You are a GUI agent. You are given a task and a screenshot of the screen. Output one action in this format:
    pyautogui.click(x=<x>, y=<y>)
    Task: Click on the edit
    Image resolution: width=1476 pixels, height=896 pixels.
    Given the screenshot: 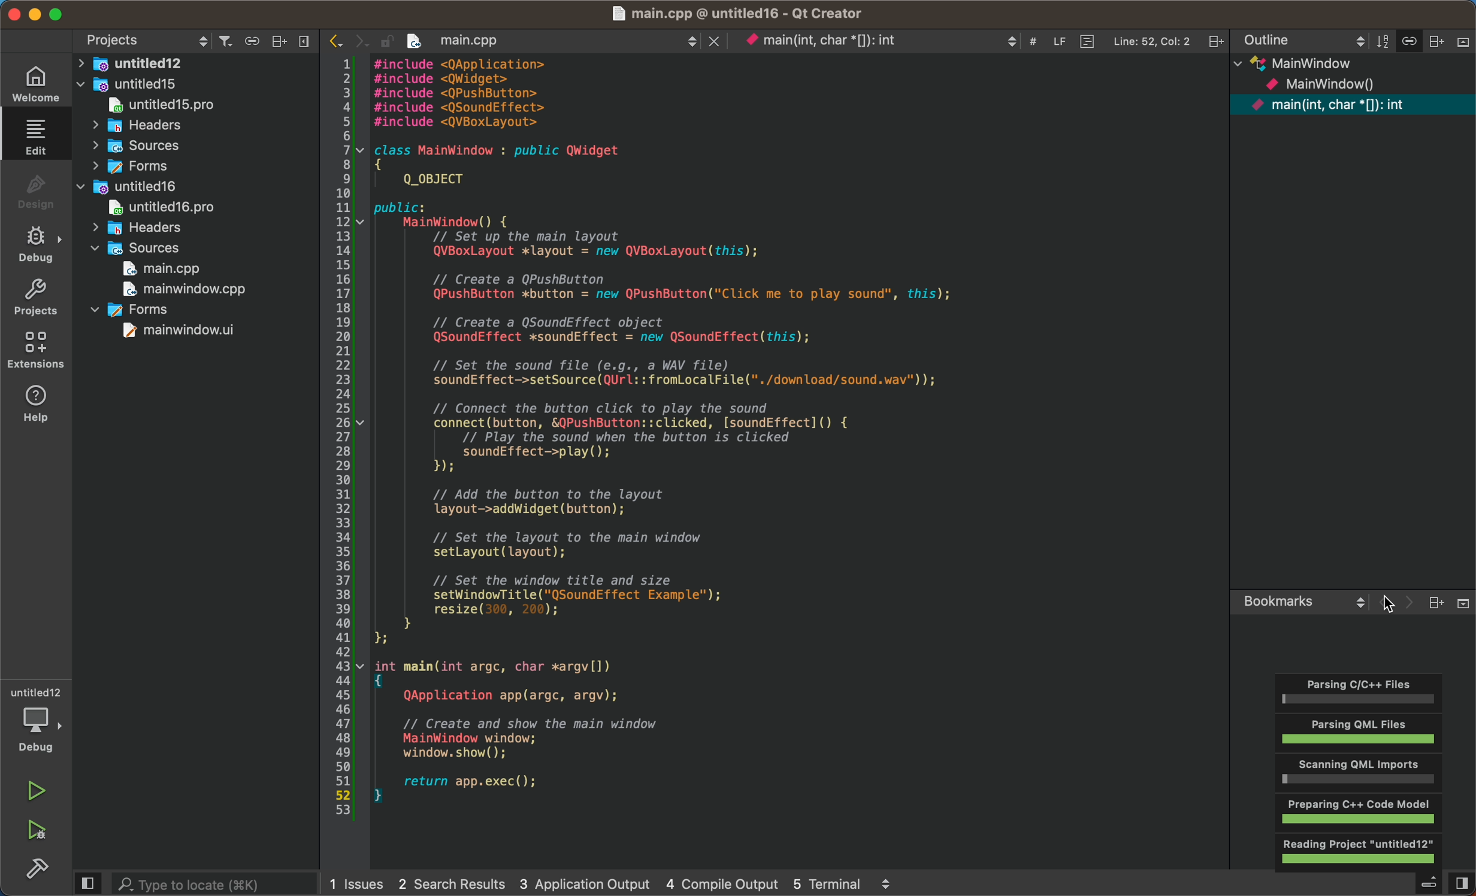 What is the action you would take?
    pyautogui.click(x=35, y=136)
    